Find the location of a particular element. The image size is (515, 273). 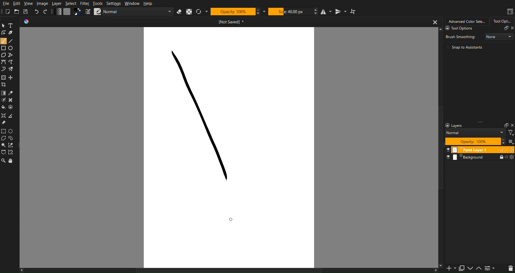

Bezier Curve is located at coordinates (13, 62).